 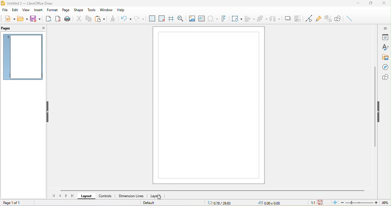 What do you see at coordinates (318, 19) in the screenshot?
I see `gluepoint function` at bounding box center [318, 19].